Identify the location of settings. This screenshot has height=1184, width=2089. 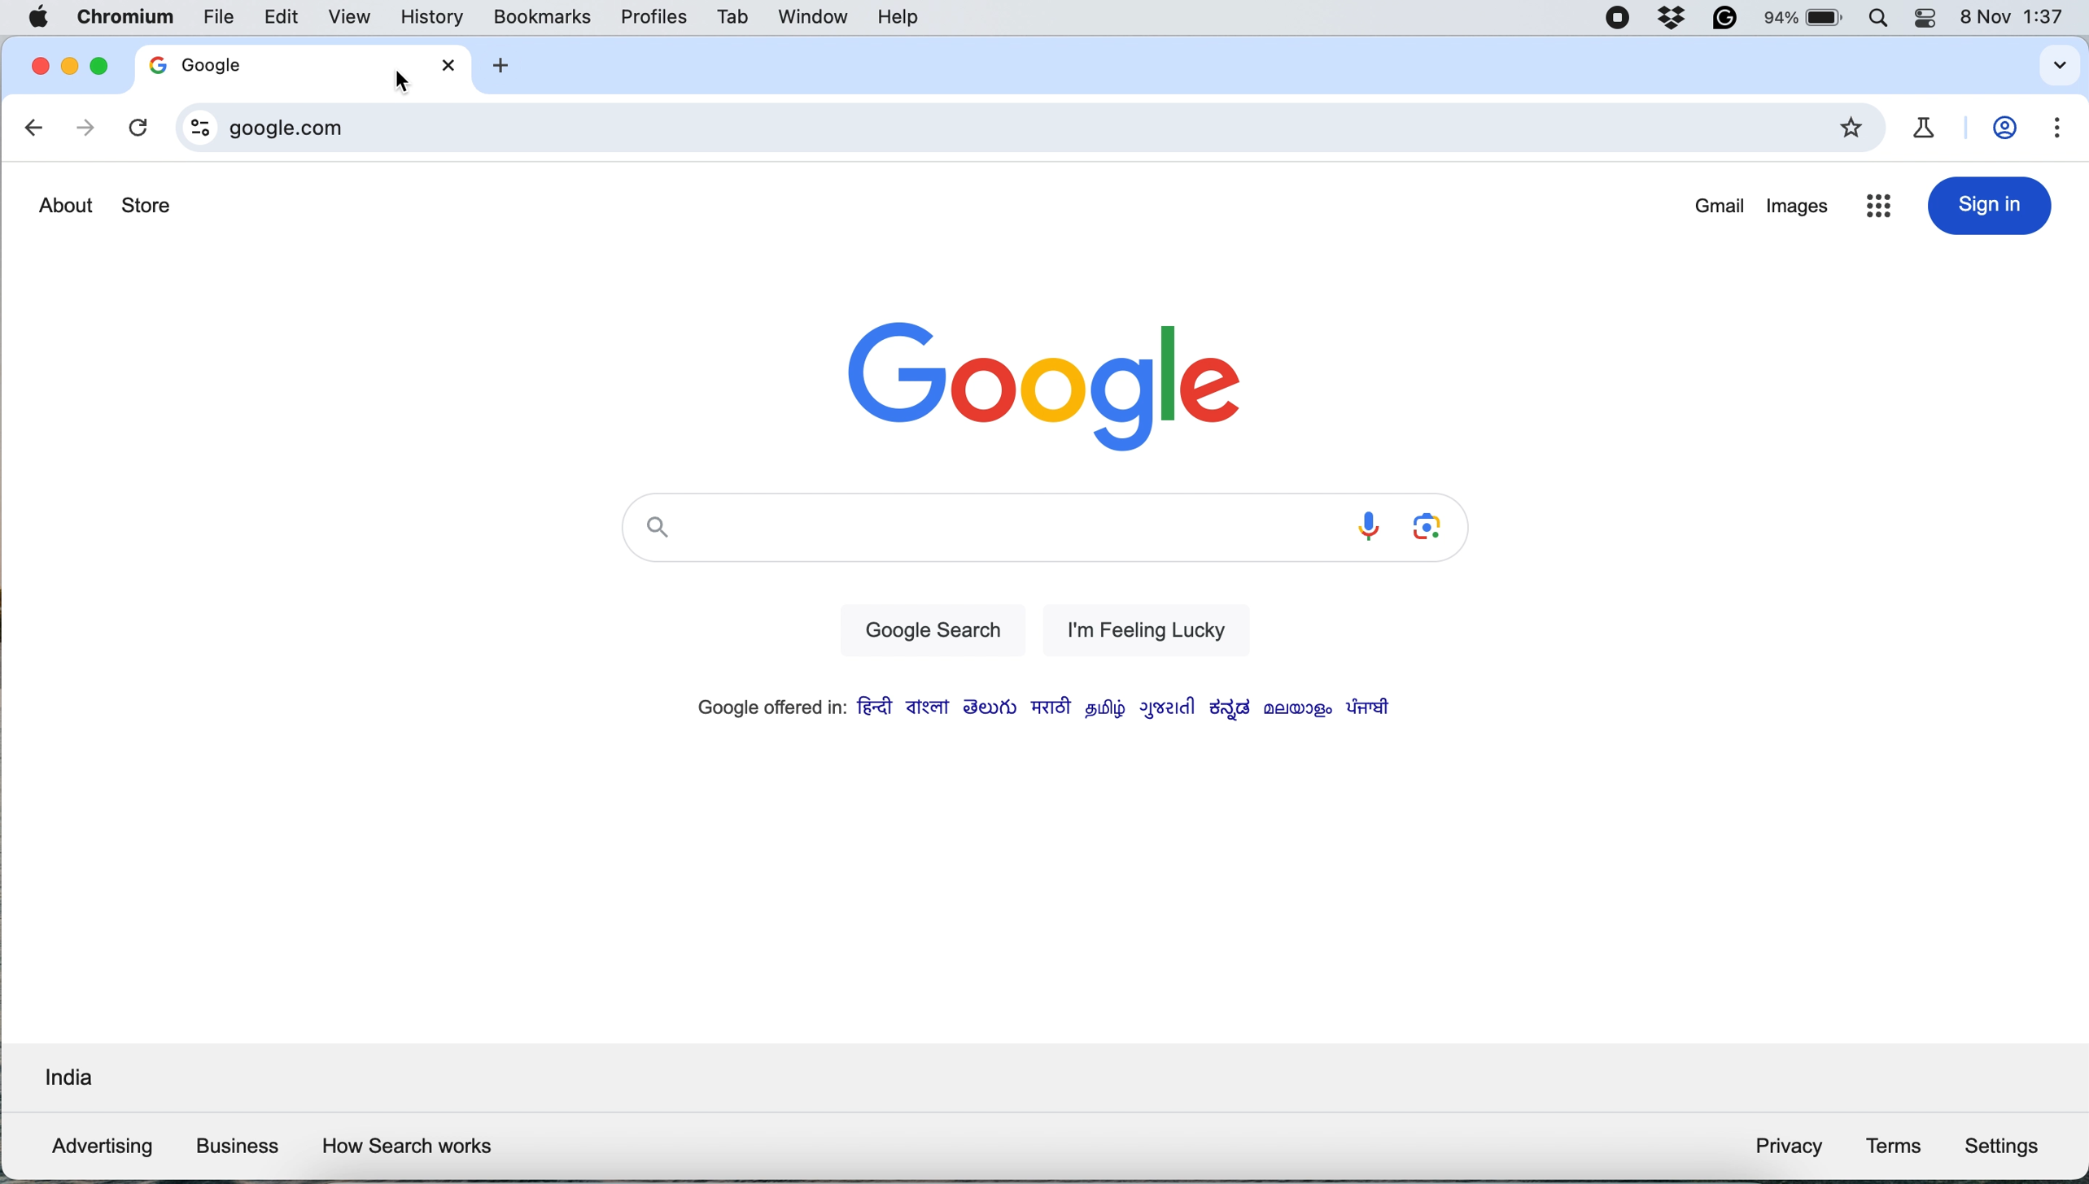
(2008, 1144).